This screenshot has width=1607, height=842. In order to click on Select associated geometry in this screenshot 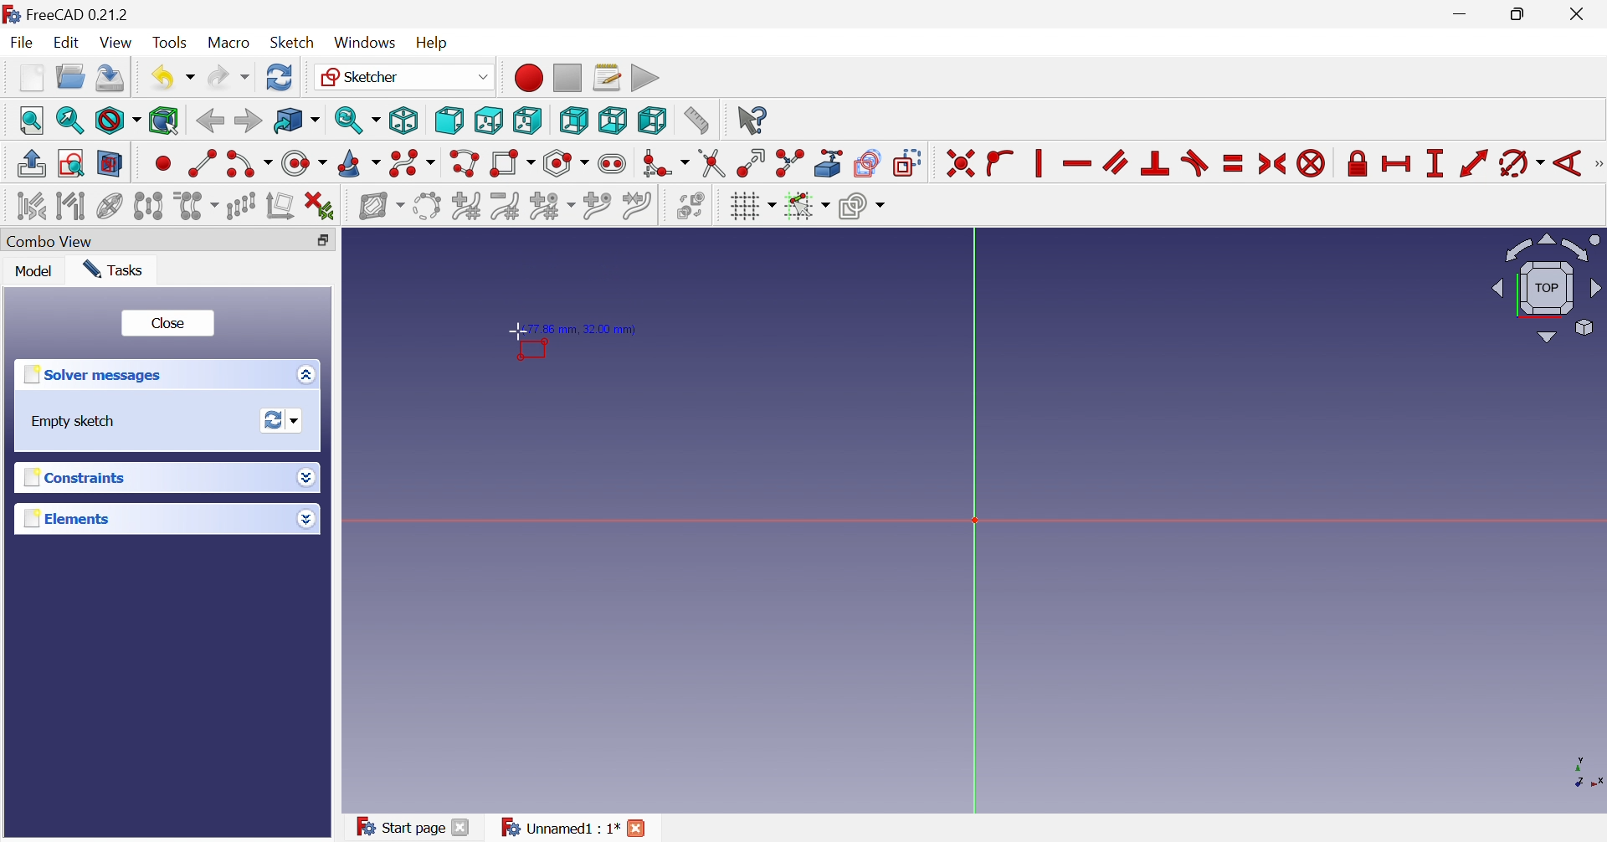, I will do `click(73, 208)`.